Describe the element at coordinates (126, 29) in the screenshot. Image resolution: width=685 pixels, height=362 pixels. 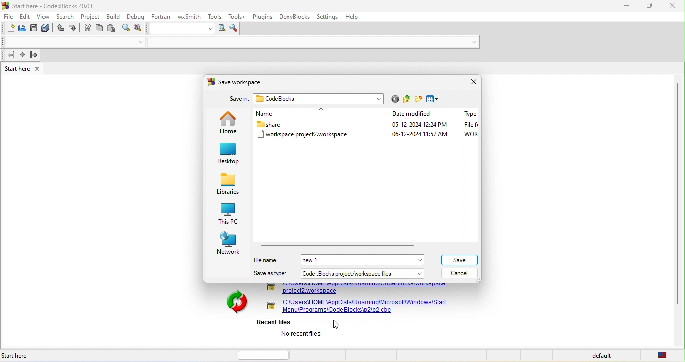
I see `find` at that location.